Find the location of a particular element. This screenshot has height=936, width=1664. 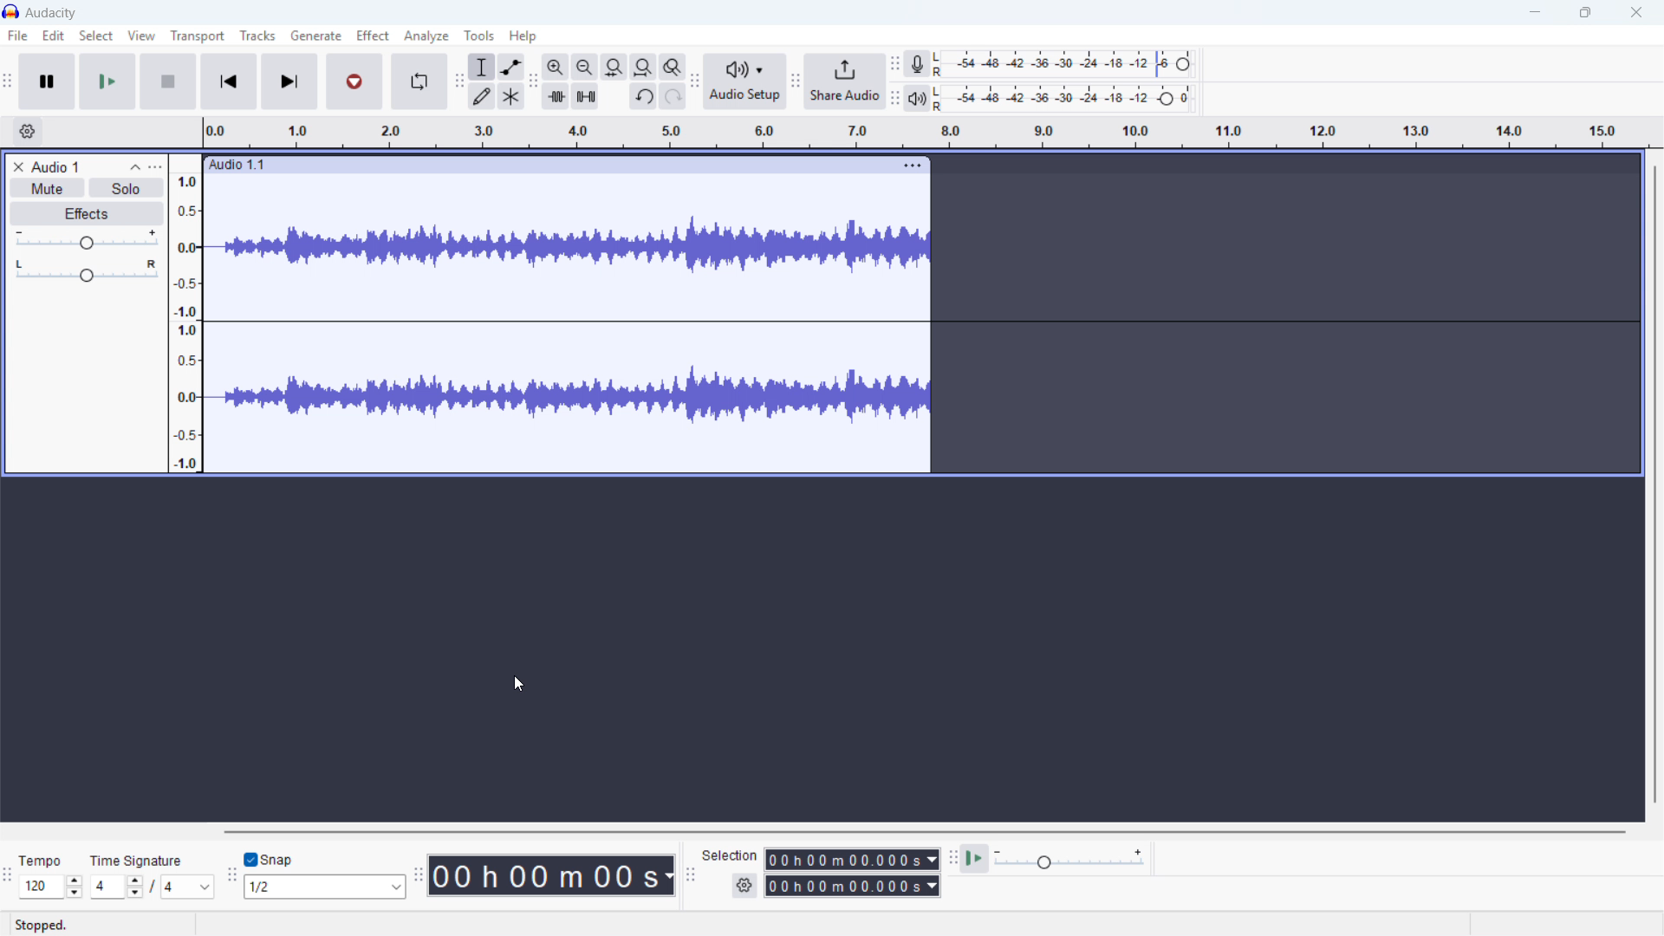

Recording metre  is located at coordinates (916, 64).